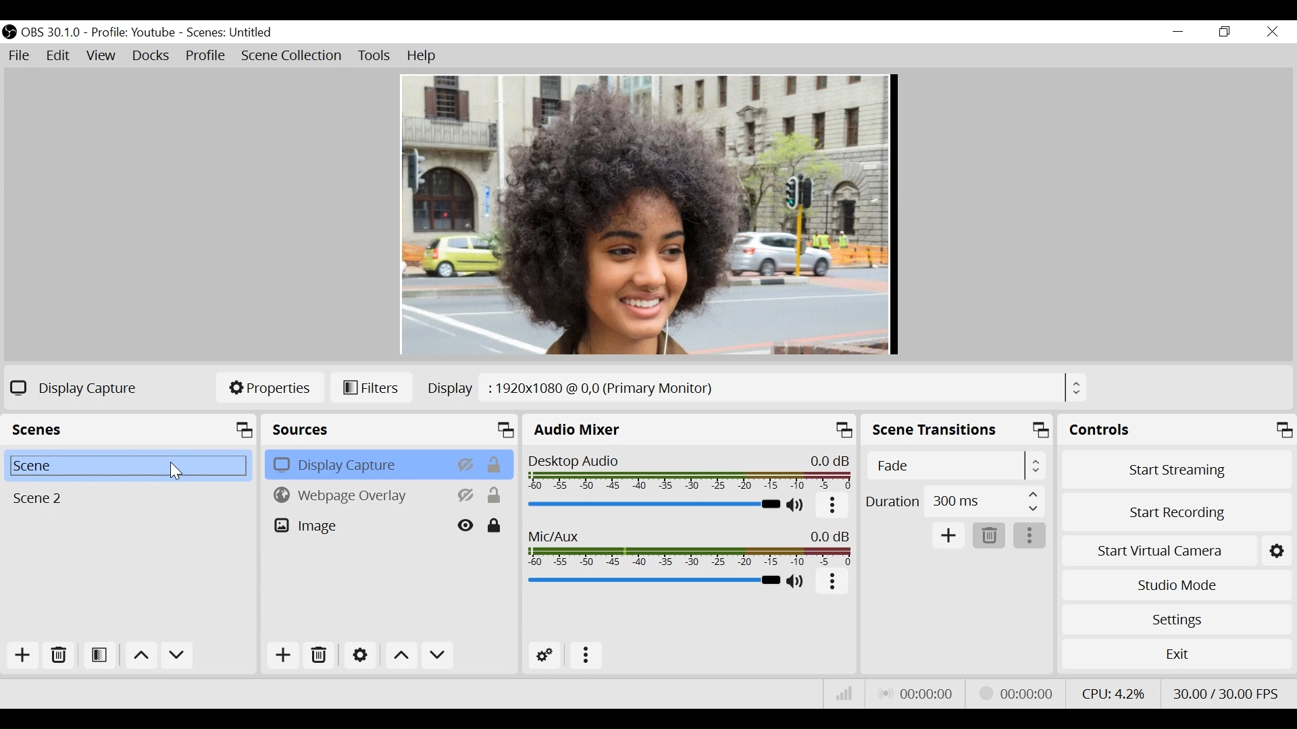  I want to click on Exit, so click(1173, 655).